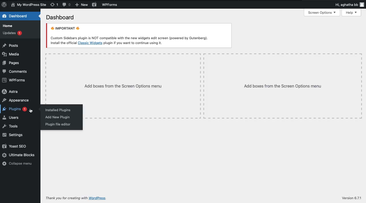 The width and height of the screenshot is (366, 203). What do you see at coordinates (11, 118) in the screenshot?
I see `Users` at bounding box center [11, 118].